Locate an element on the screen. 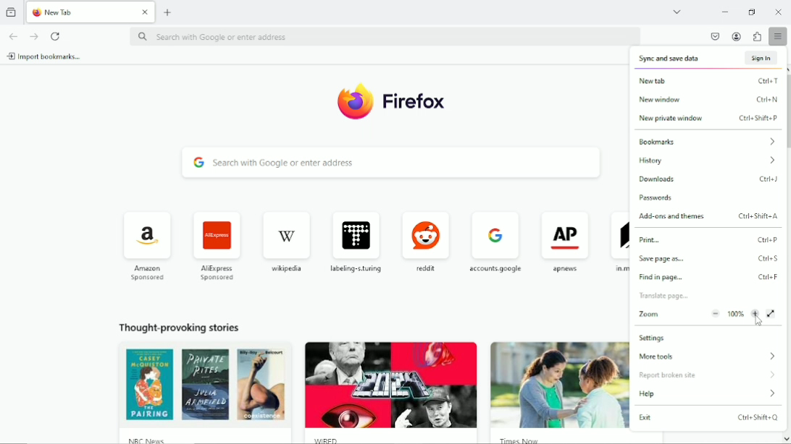 Image resolution: width=791 pixels, height=444 pixels. image is located at coordinates (199, 387).